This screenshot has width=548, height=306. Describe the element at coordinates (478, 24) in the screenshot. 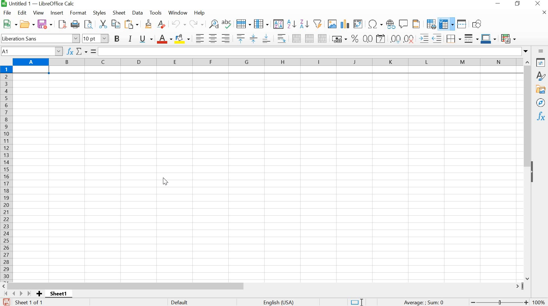

I see `SHOW DRAW FUNCTIONS` at that location.